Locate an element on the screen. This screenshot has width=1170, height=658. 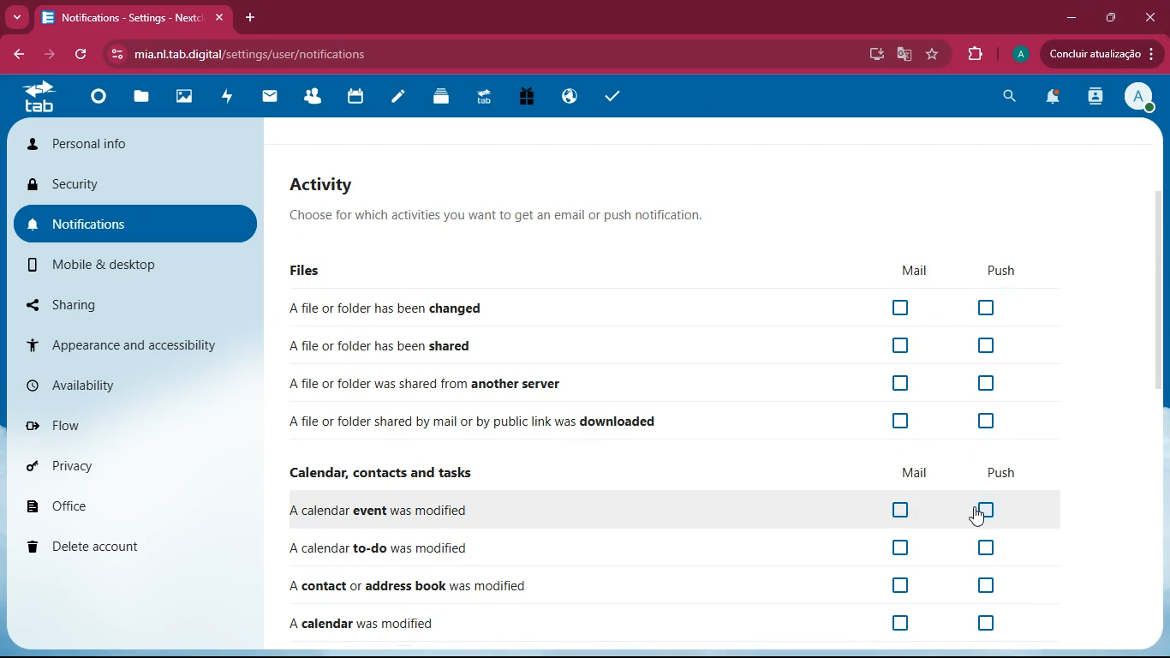
mail is located at coordinates (269, 99).